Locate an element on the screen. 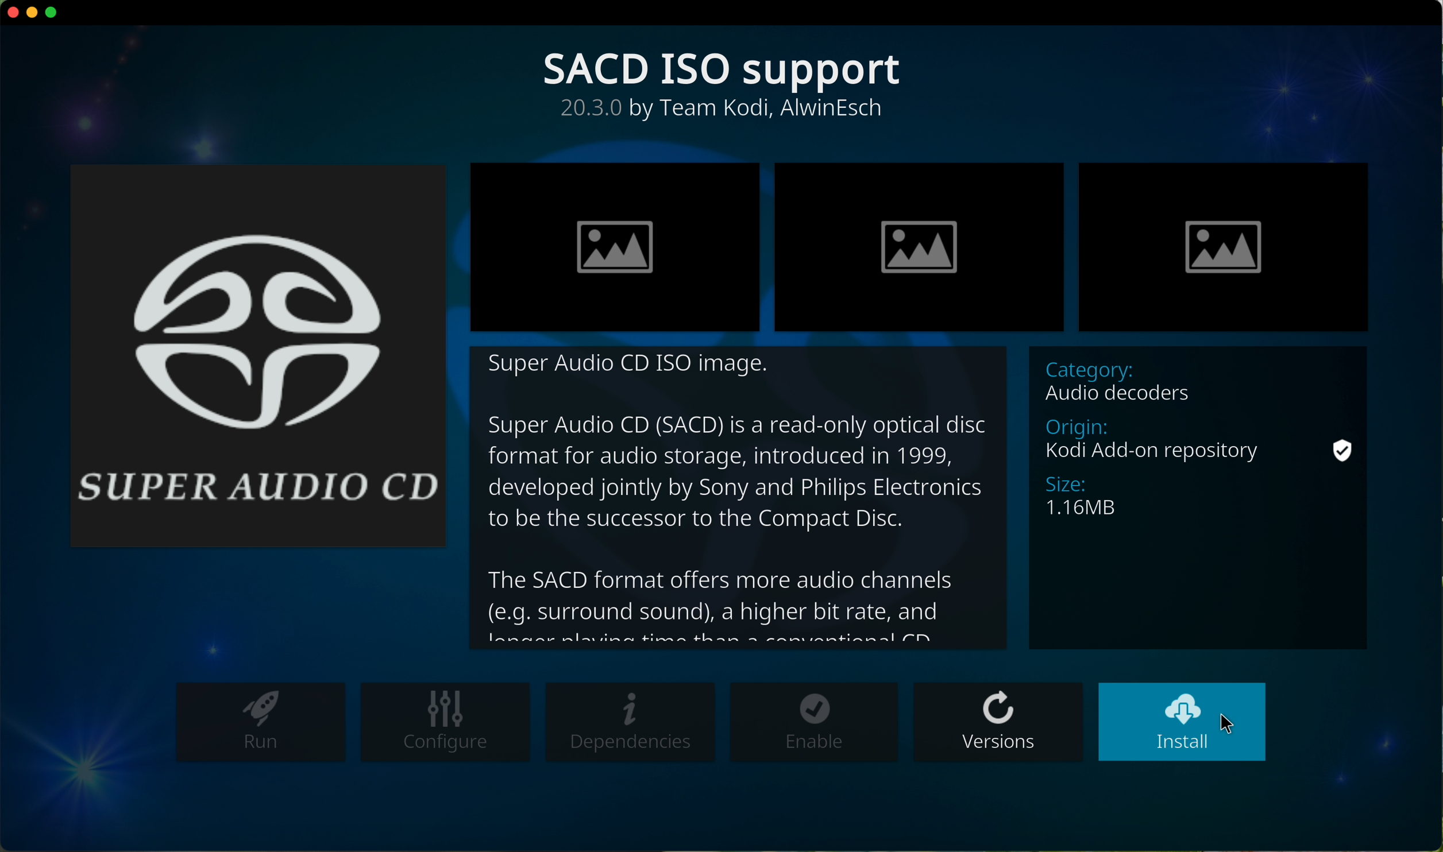  versions is located at coordinates (998, 721).